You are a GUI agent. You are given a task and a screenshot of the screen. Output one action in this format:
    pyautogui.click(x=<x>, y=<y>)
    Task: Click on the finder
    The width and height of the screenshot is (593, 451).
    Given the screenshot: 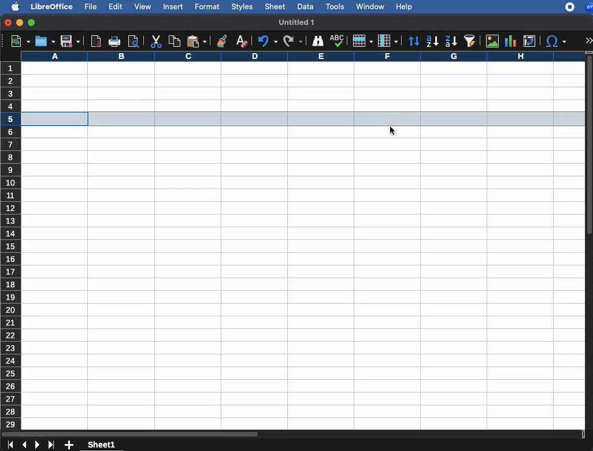 What is the action you would take?
    pyautogui.click(x=318, y=41)
    